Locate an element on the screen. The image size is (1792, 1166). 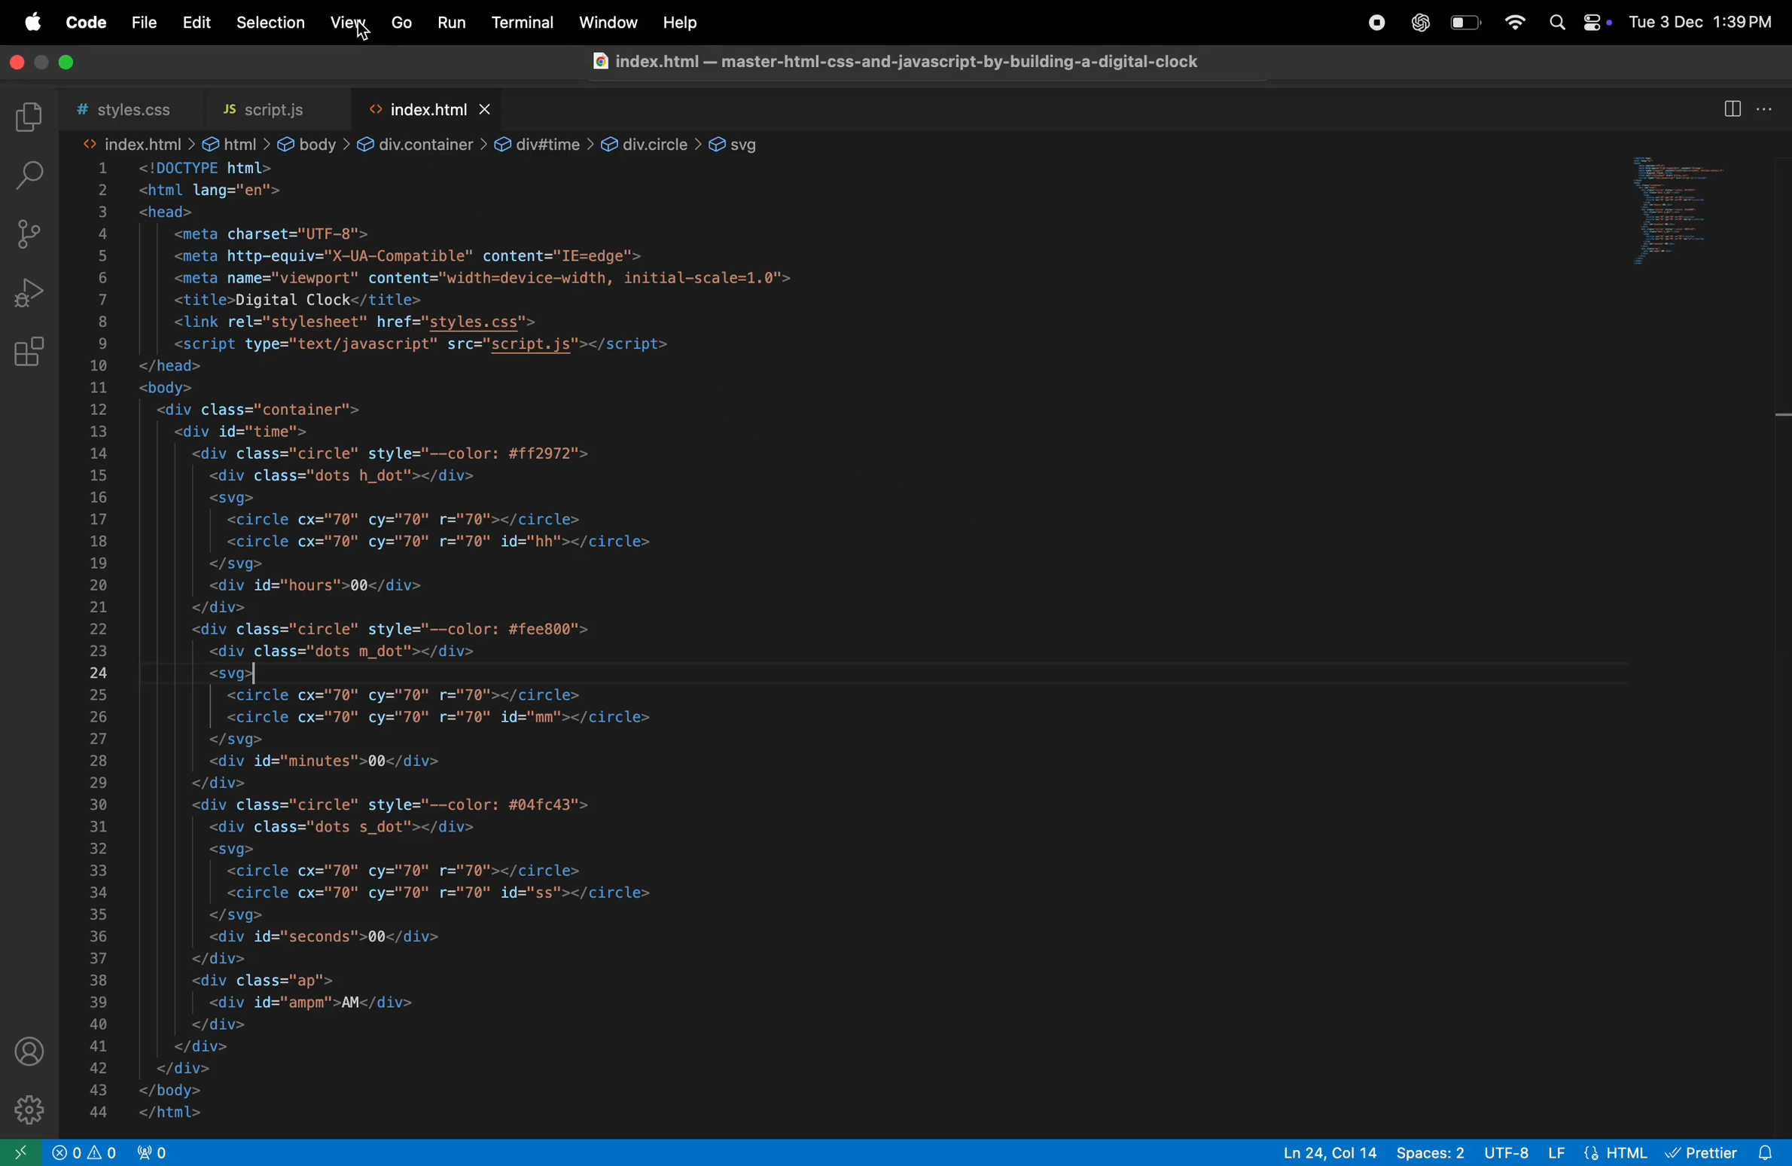
div#time is located at coordinates (544, 143).